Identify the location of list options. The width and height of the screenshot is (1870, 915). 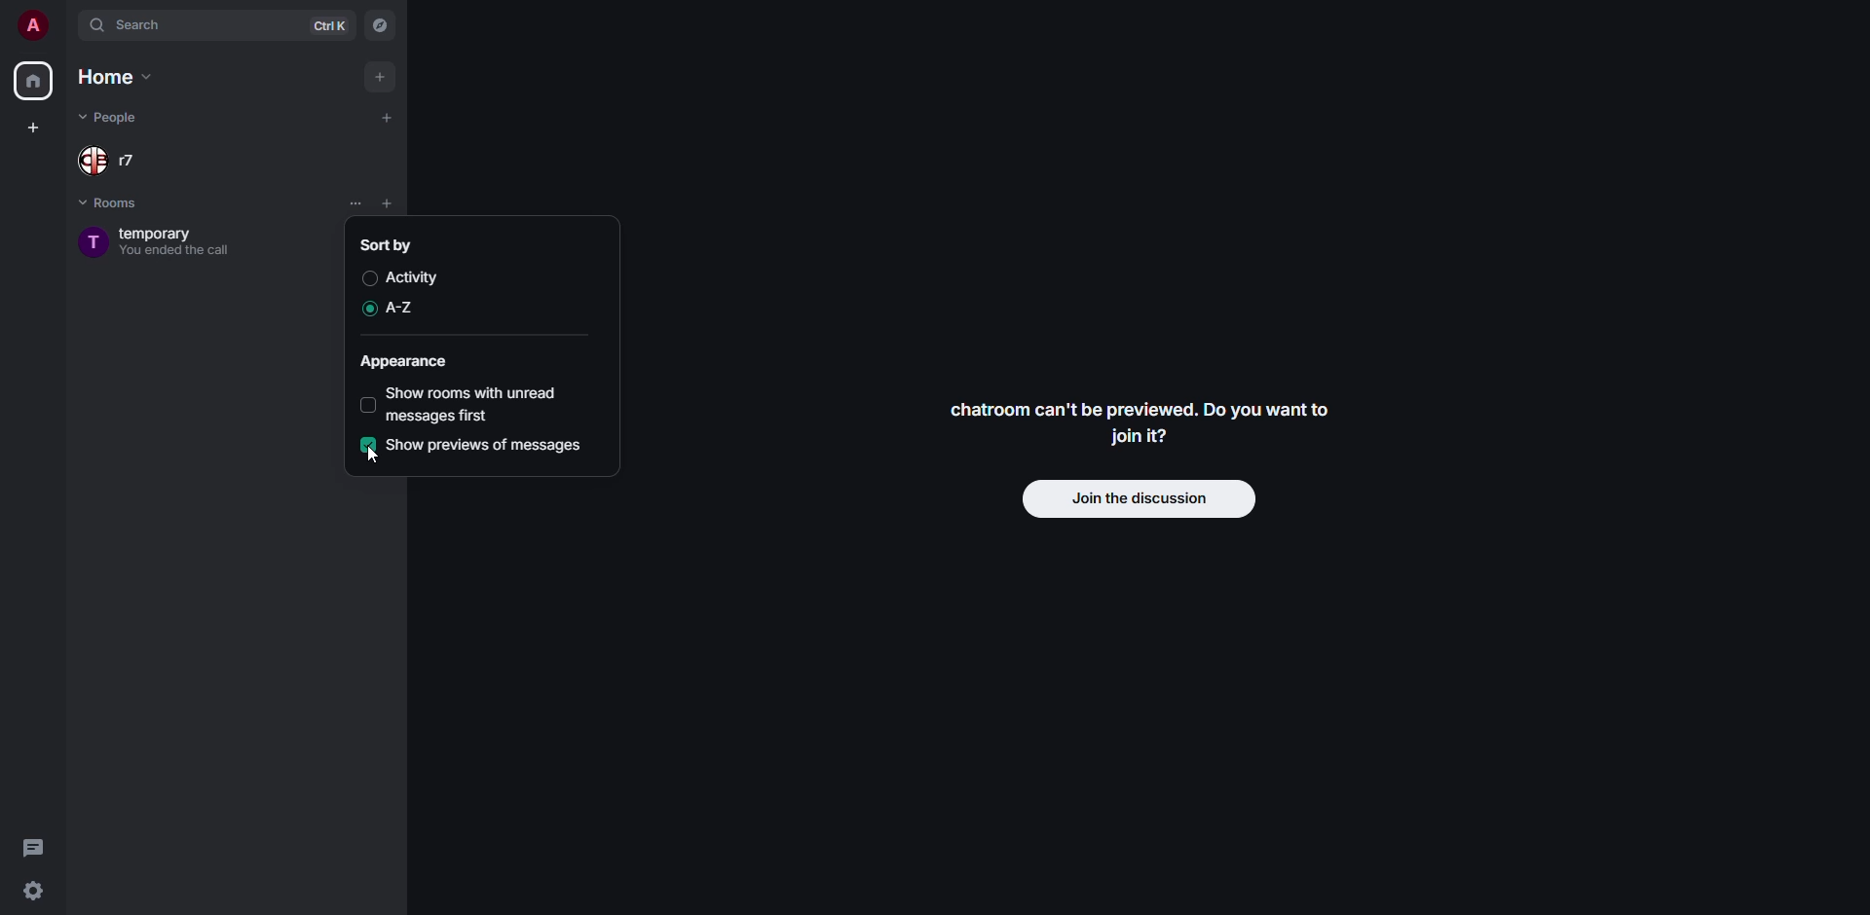
(415, 203).